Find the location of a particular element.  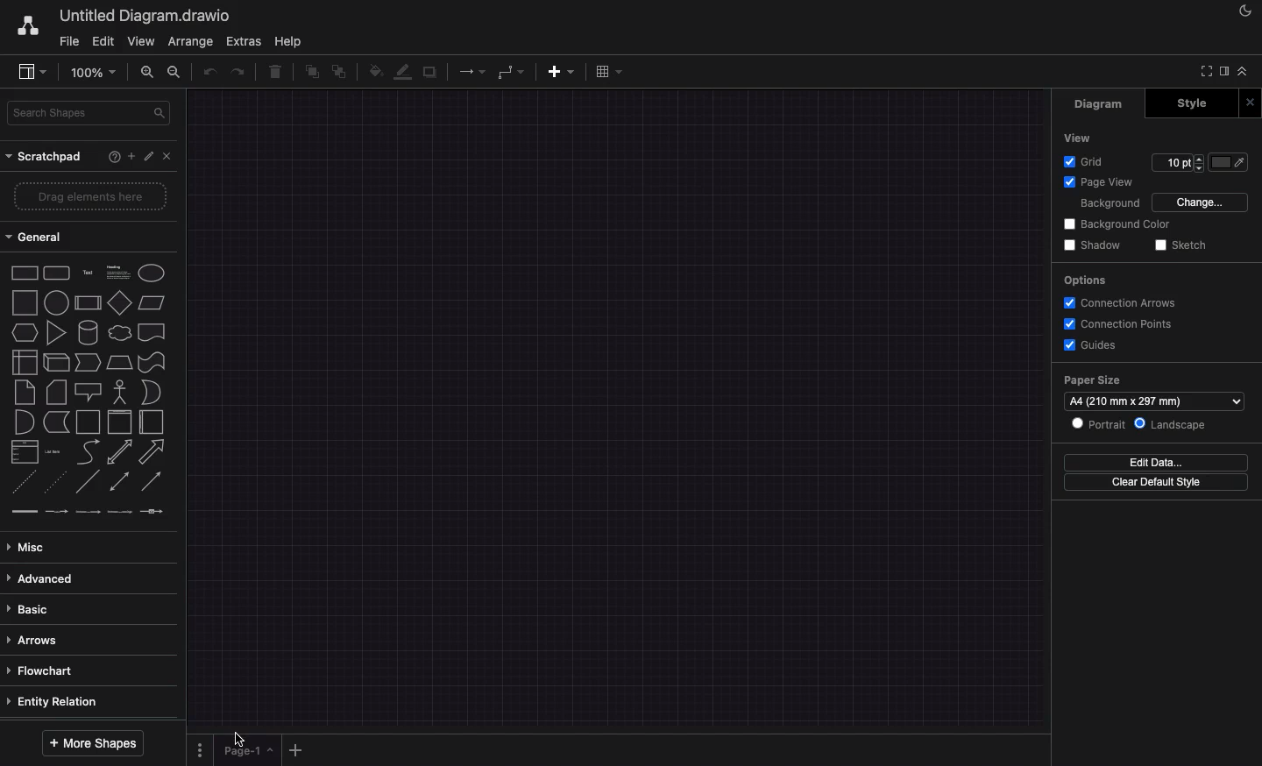

search shapes is located at coordinates (86, 113).